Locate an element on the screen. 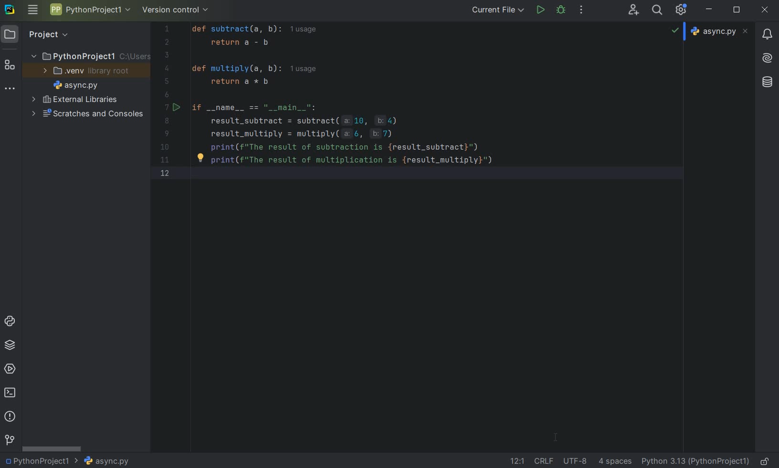 This screenshot has width=779, height=468. Ide and Project Settings is located at coordinates (683, 11).